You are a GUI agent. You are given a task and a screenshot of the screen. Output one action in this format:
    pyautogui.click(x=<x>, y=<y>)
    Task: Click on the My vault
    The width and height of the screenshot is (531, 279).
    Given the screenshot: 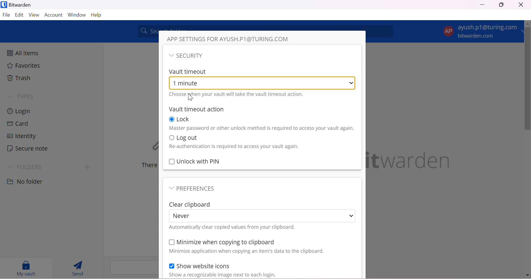 What is the action you would take?
    pyautogui.click(x=27, y=269)
    